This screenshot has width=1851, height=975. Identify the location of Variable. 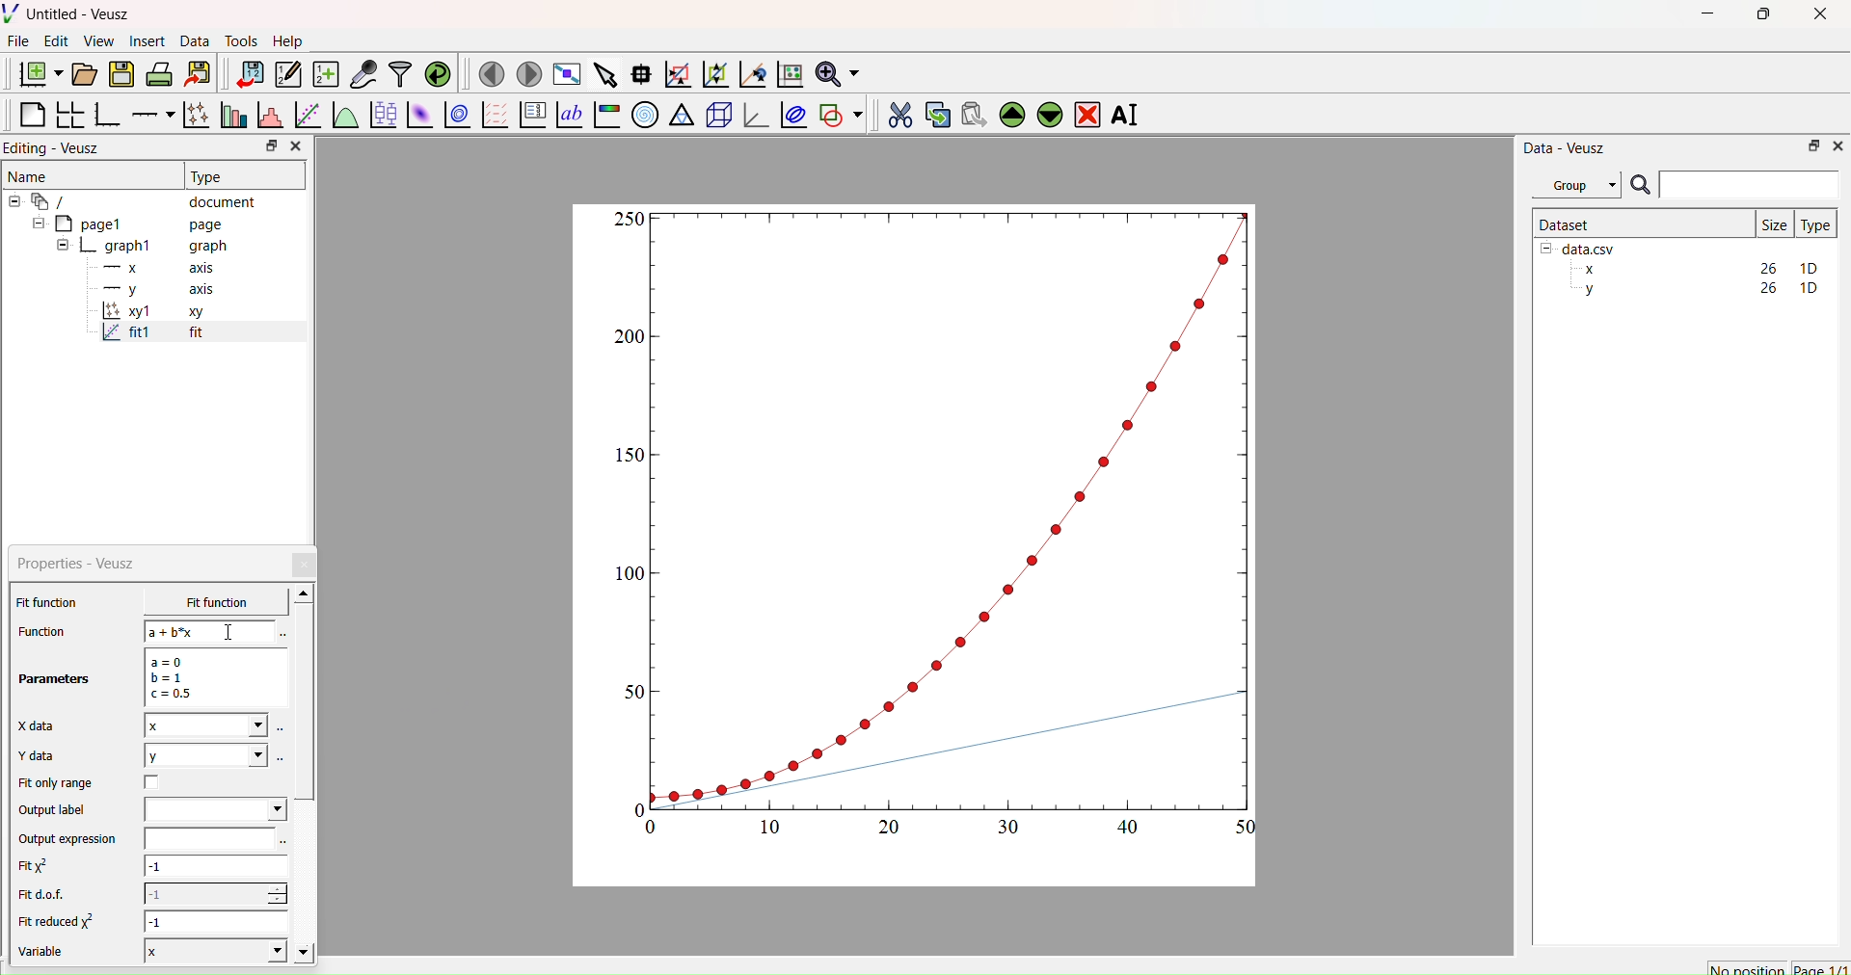
(50, 954).